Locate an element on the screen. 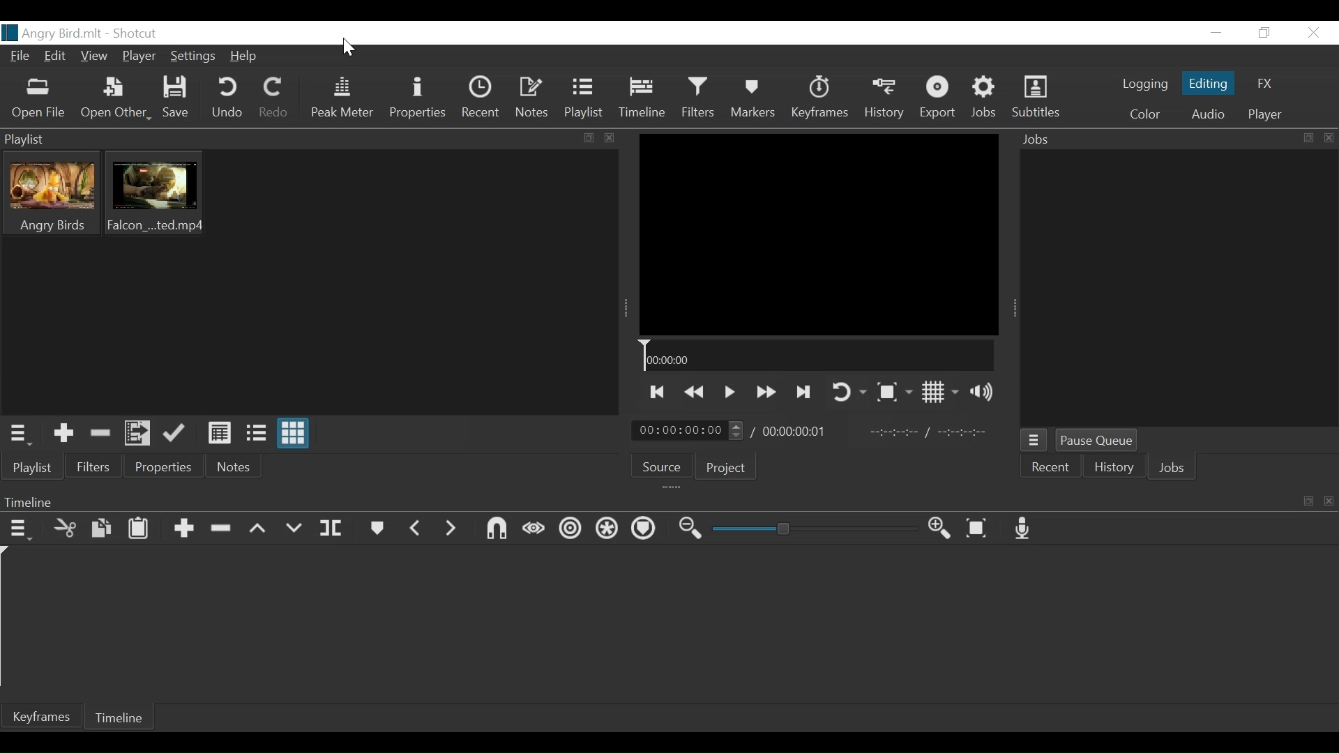 The image size is (1339, 753). Peak Meter is located at coordinates (340, 100).